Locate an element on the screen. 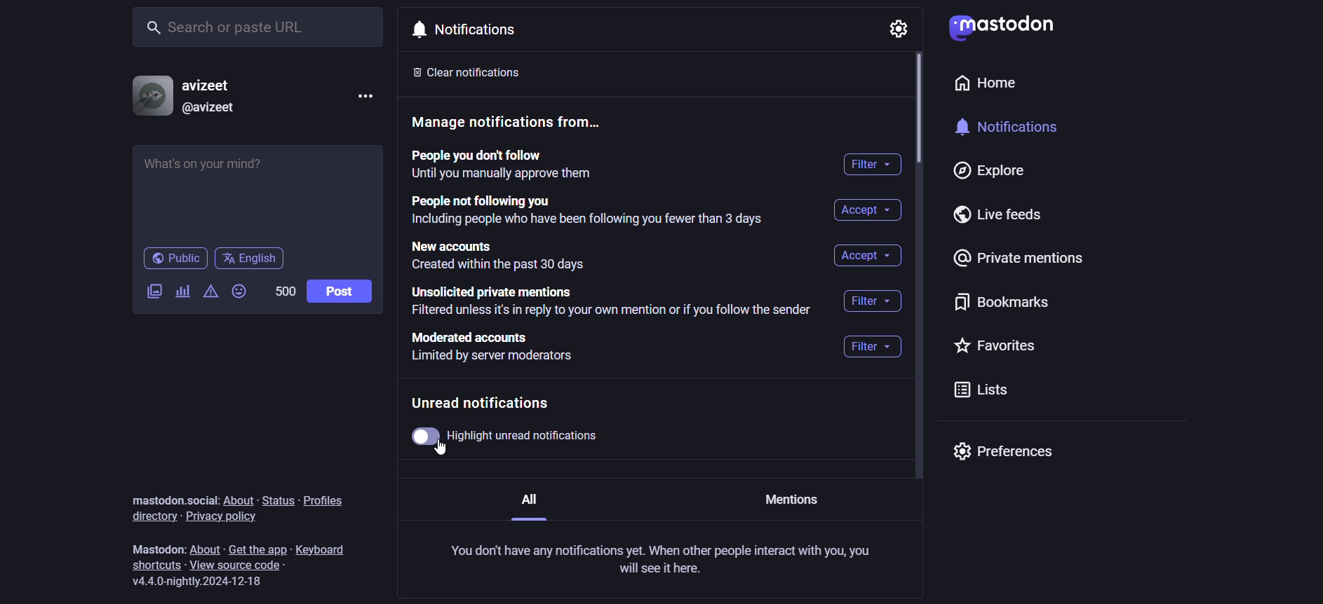 This screenshot has width=1323, height=604. mastodon is located at coordinates (1015, 27).